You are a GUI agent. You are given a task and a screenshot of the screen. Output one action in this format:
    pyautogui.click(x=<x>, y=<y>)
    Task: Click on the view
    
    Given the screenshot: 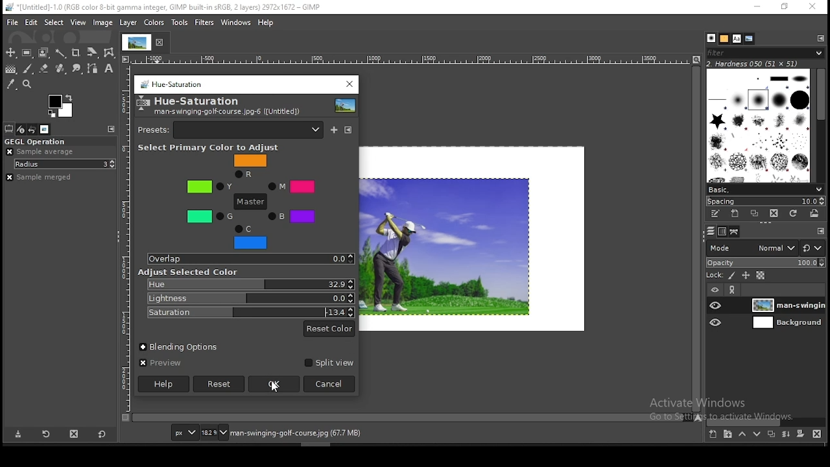 What is the action you would take?
    pyautogui.click(x=78, y=23)
    